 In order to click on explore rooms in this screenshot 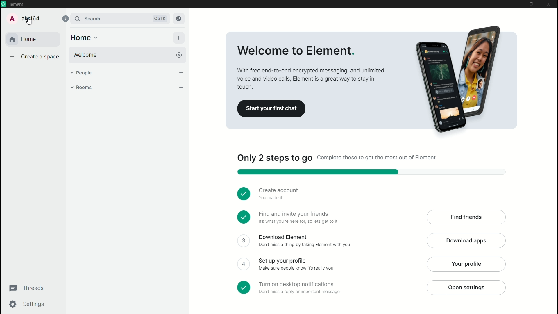, I will do `click(179, 18)`.